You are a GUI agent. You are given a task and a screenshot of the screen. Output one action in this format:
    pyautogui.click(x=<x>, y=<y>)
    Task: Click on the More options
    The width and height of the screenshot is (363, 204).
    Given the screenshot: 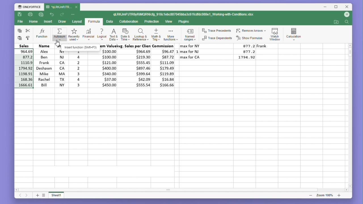 What is the action you would take?
    pyautogui.click(x=73, y=14)
    